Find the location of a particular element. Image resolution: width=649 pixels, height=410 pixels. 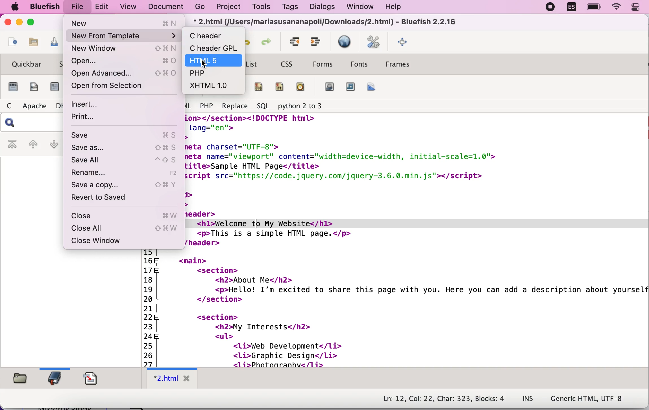

quickbar is located at coordinates (25, 64).